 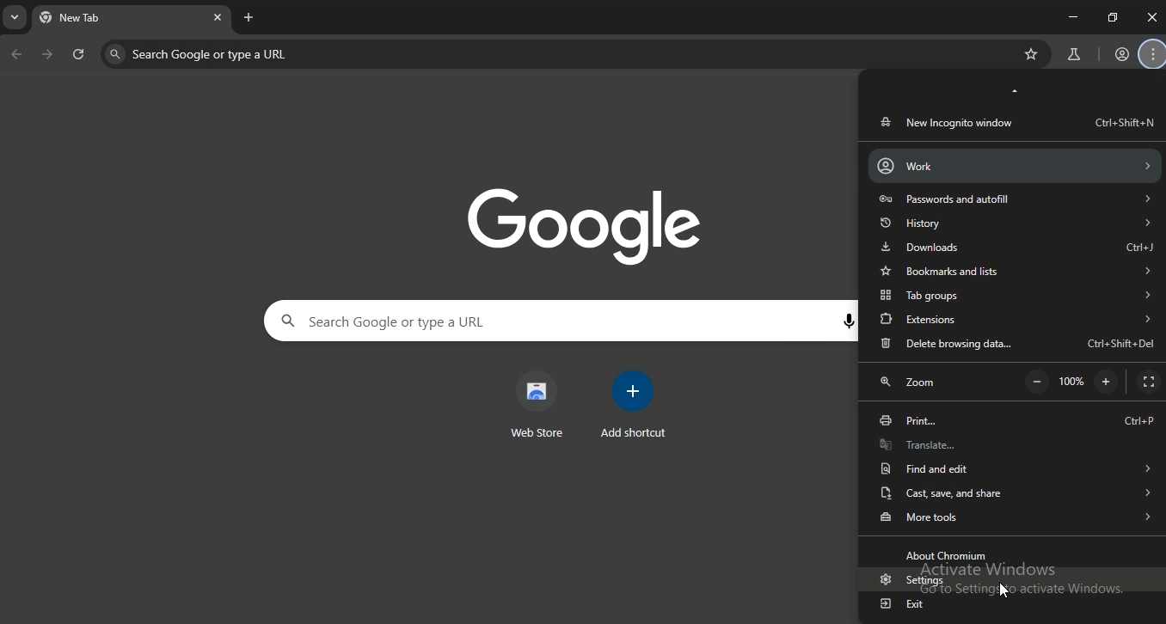 I want to click on bookmarks and lists, so click(x=1014, y=271).